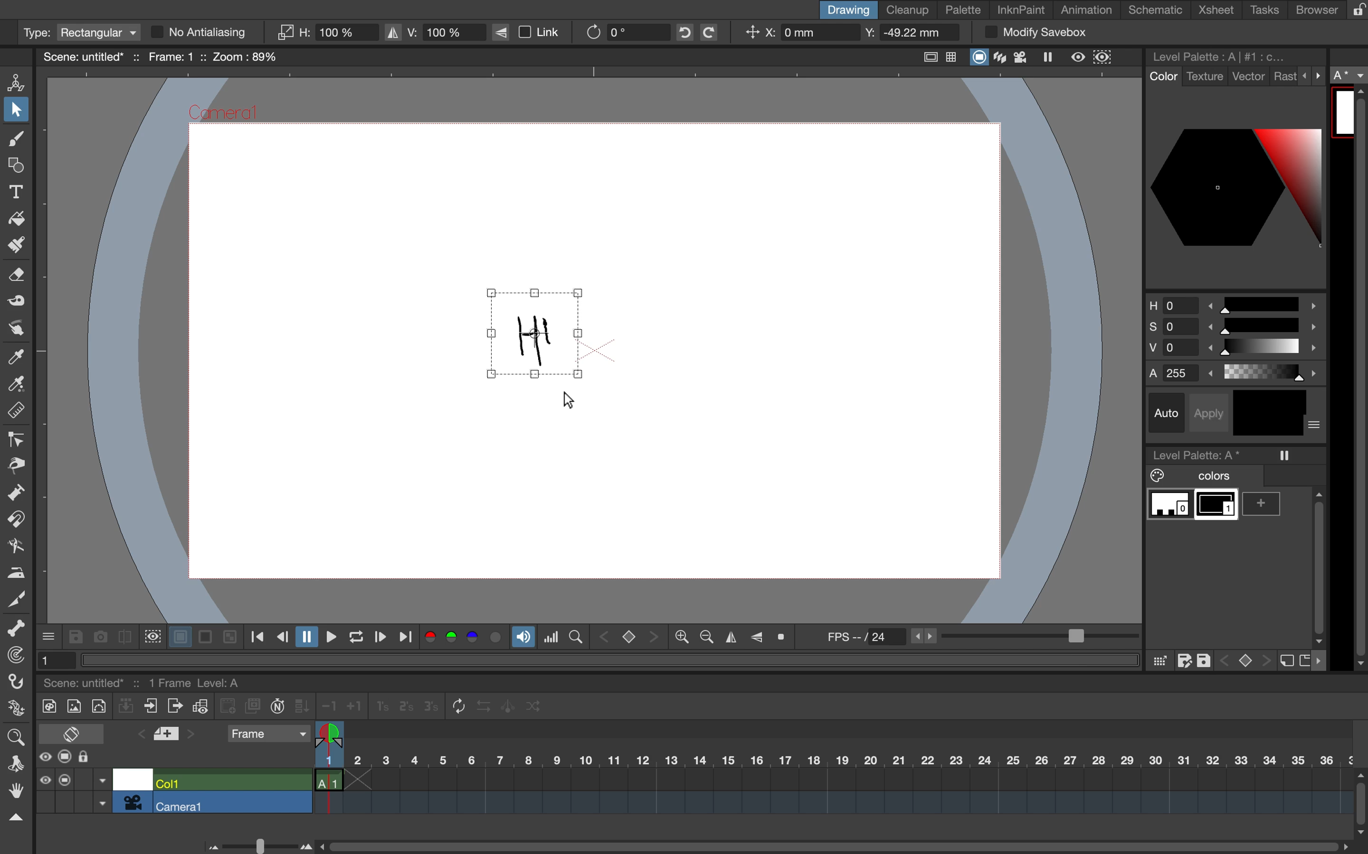  I want to click on vertical scroll bar timeline bar, so click(1360, 802).